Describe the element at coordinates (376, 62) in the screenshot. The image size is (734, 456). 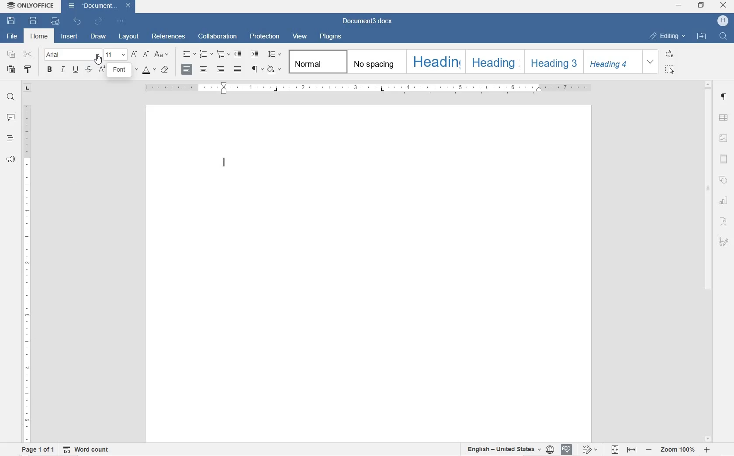
I see `NO SPACING` at that location.